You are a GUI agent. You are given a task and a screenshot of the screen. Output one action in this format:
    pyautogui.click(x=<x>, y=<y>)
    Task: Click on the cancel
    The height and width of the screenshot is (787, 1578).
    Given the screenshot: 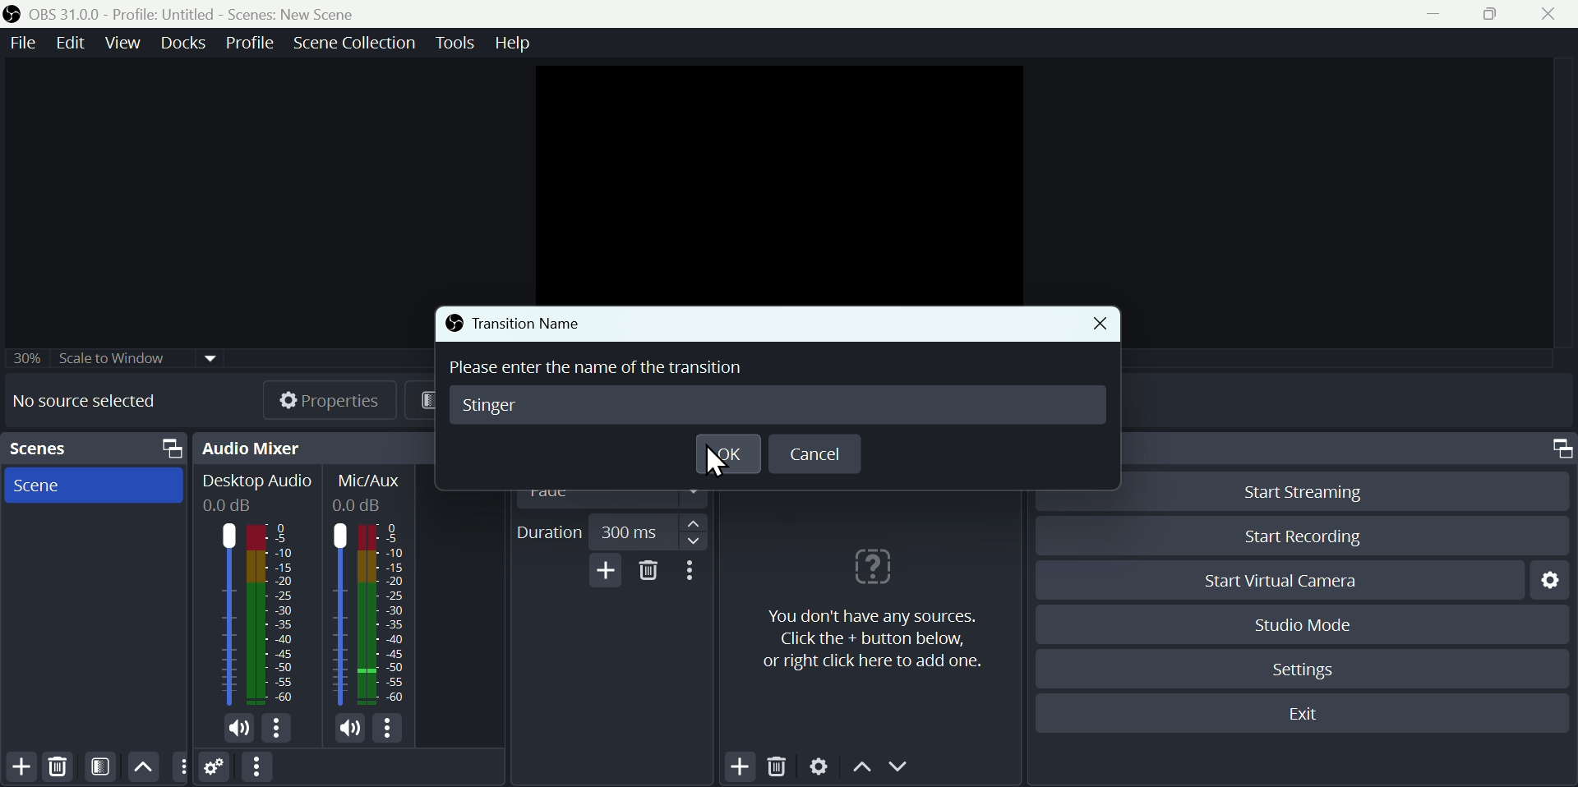 What is the action you would take?
    pyautogui.click(x=821, y=453)
    